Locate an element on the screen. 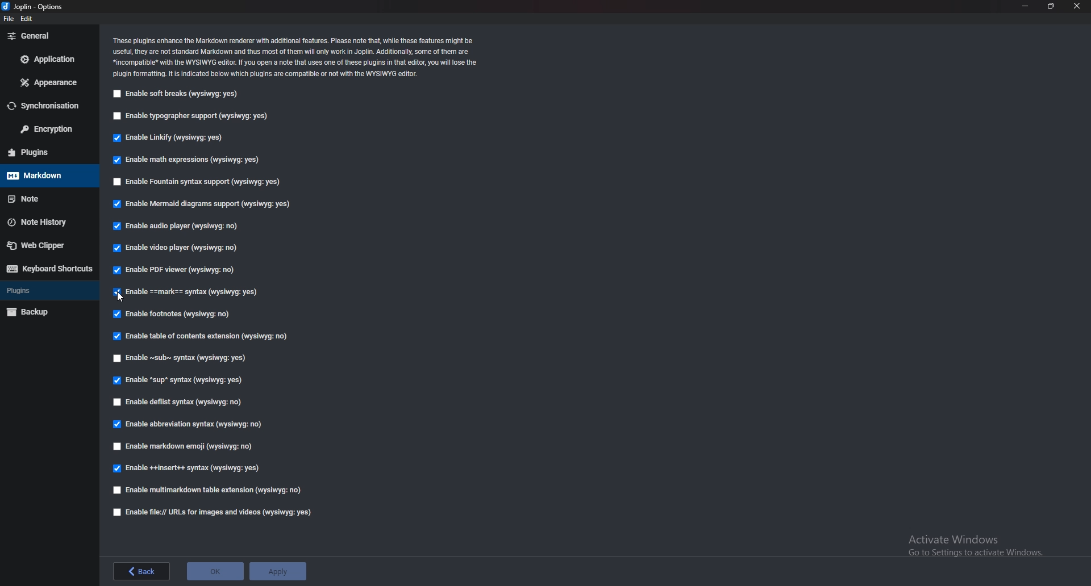  Enable multi markdown table extension is located at coordinates (211, 489).